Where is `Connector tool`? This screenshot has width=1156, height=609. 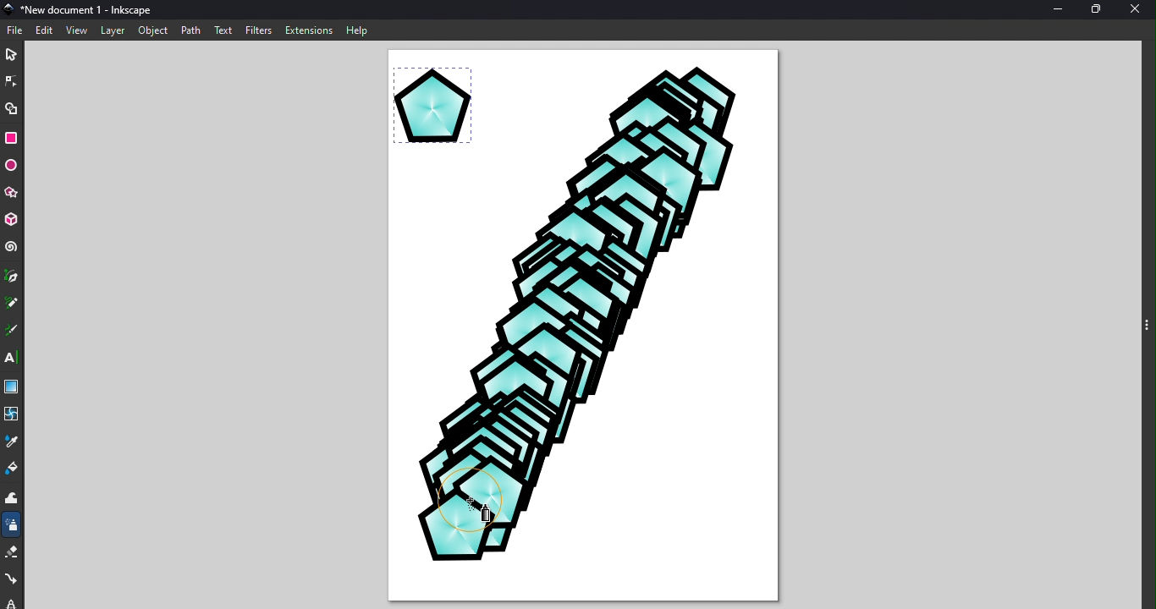
Connector tool is located at coordinates (14, 577).